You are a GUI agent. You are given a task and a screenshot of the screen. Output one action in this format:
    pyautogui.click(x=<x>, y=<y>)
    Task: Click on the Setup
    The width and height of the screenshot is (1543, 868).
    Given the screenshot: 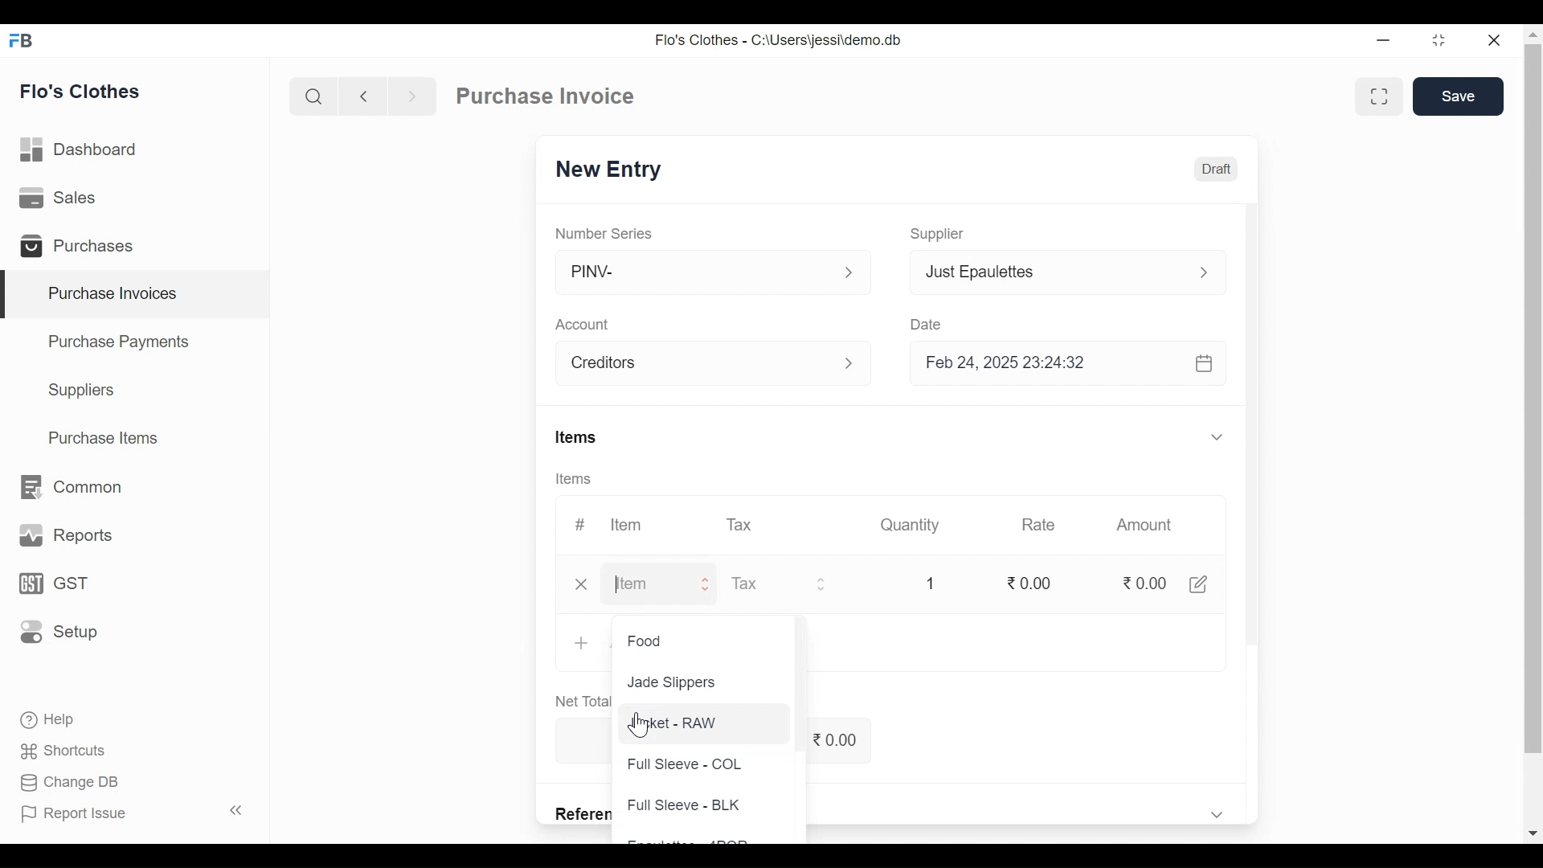 What is the action you would take?
    pyautogui.click(x=55, y=633)
    